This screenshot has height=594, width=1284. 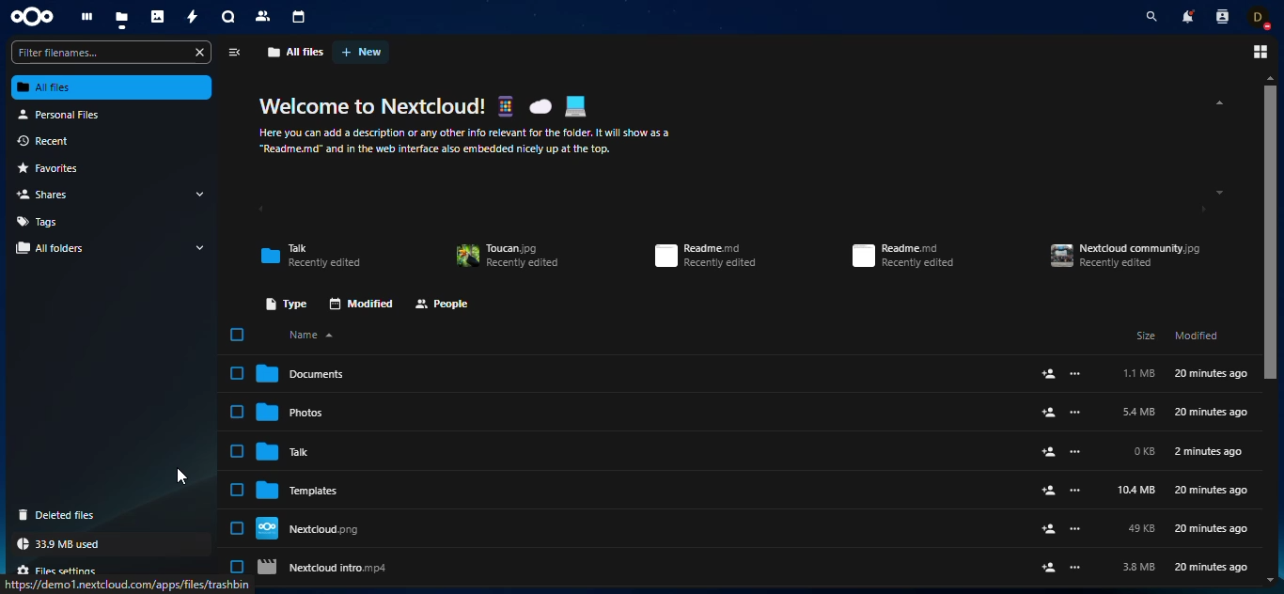 I want to click on Readme.md Recently Edited, so click(x=906, y=256).